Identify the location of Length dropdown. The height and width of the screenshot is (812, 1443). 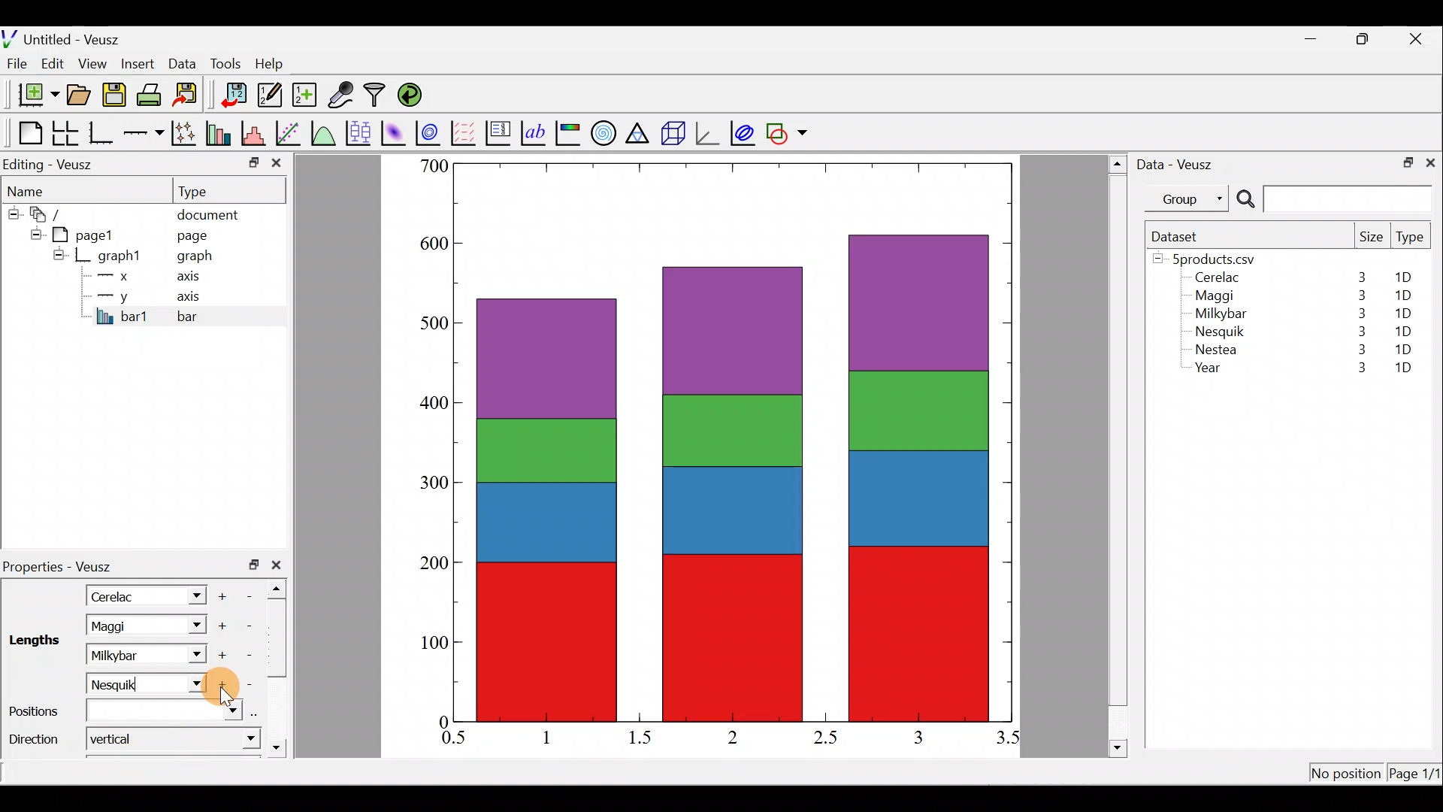
(192, 654).